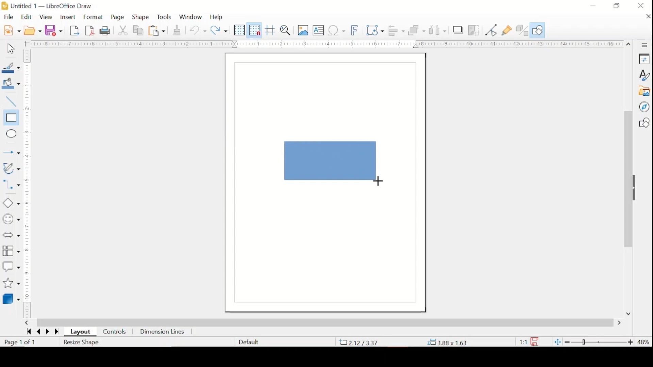 This screenshot has width=653, height=367. Describe the element at coordinates (12, 30) in the screenshot. I see `new` at that location.